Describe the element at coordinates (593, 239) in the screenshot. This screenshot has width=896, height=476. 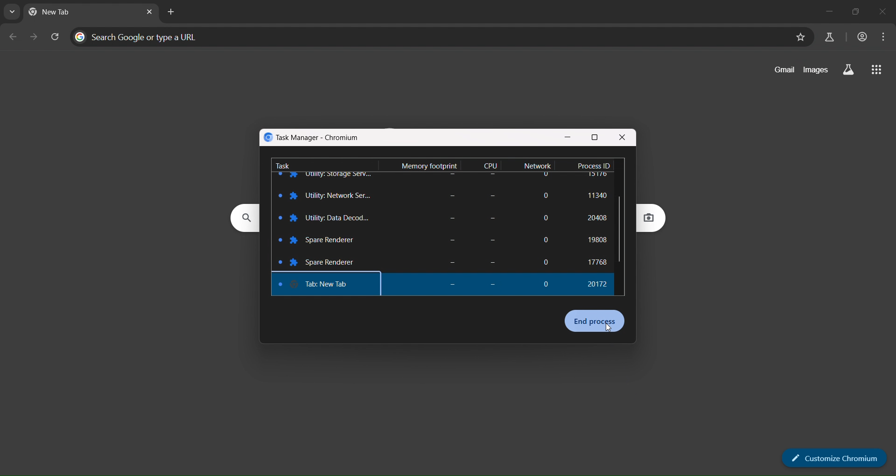
I see `20408` at that location.